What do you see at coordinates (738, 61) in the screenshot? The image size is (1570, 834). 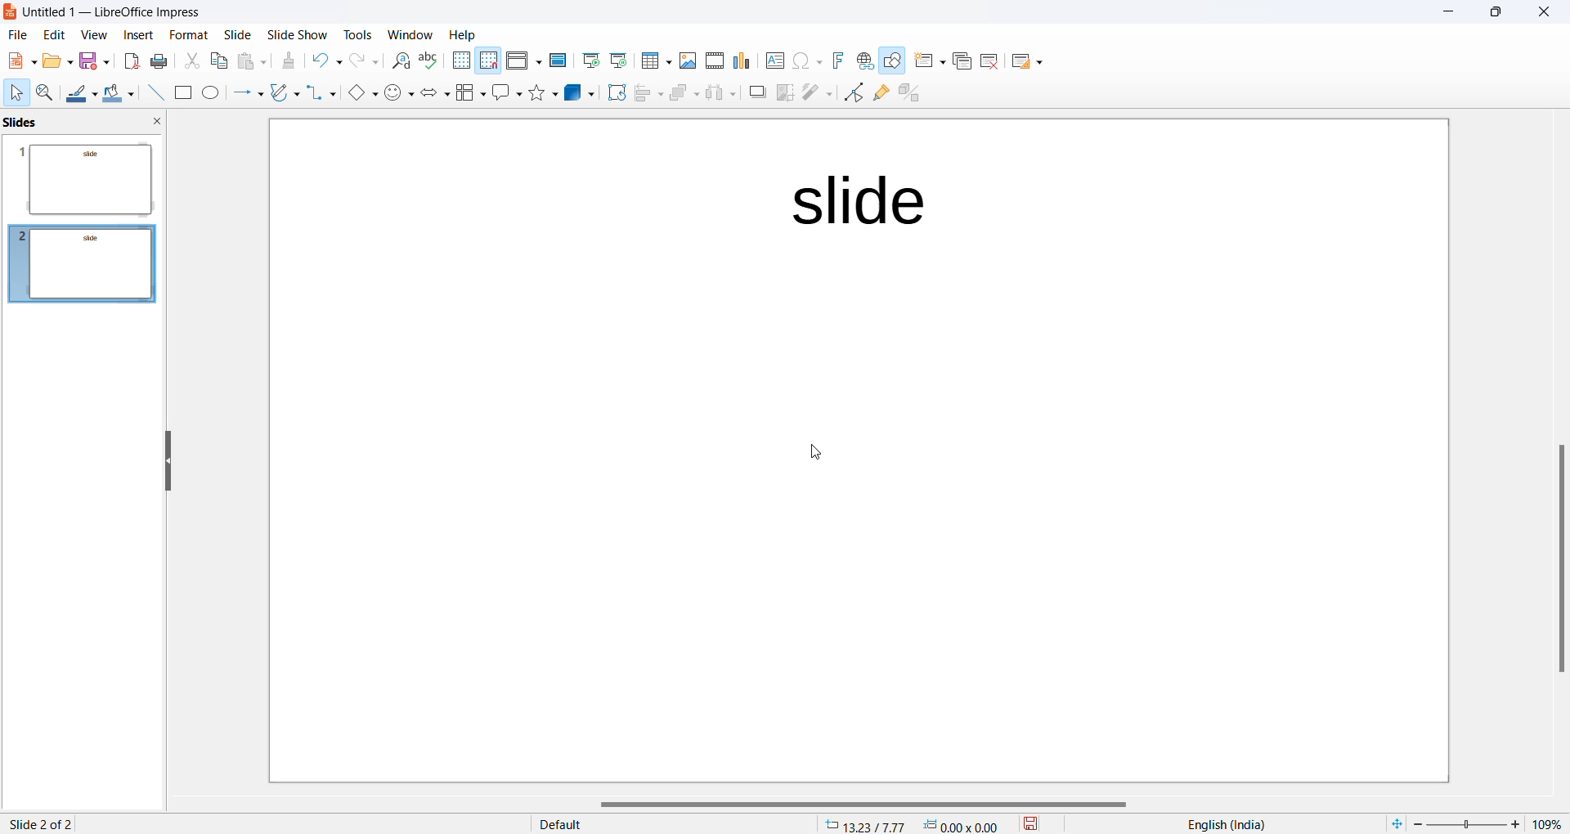 I see `Insert chart` at bounding box center [738, 61].